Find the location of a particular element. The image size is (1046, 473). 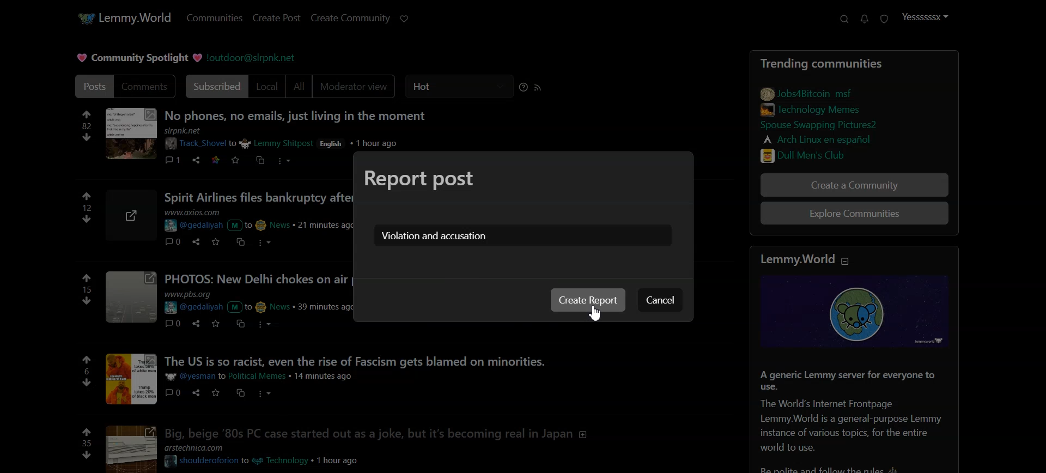

Unread report is located at coordinates (883, 19).